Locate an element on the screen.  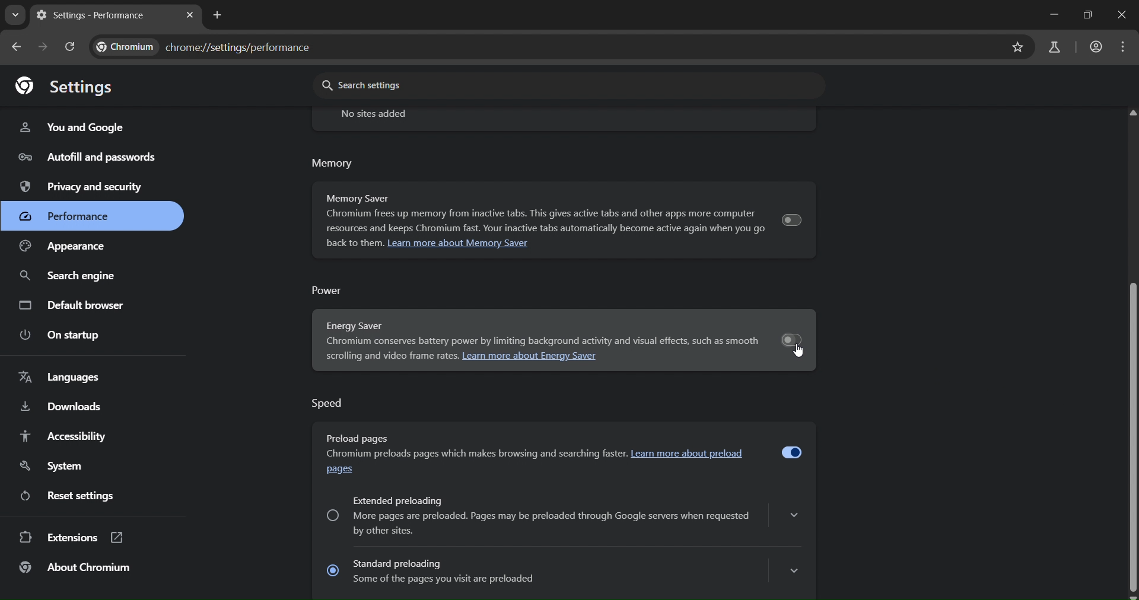
languages is located at coordinates (60, 376).